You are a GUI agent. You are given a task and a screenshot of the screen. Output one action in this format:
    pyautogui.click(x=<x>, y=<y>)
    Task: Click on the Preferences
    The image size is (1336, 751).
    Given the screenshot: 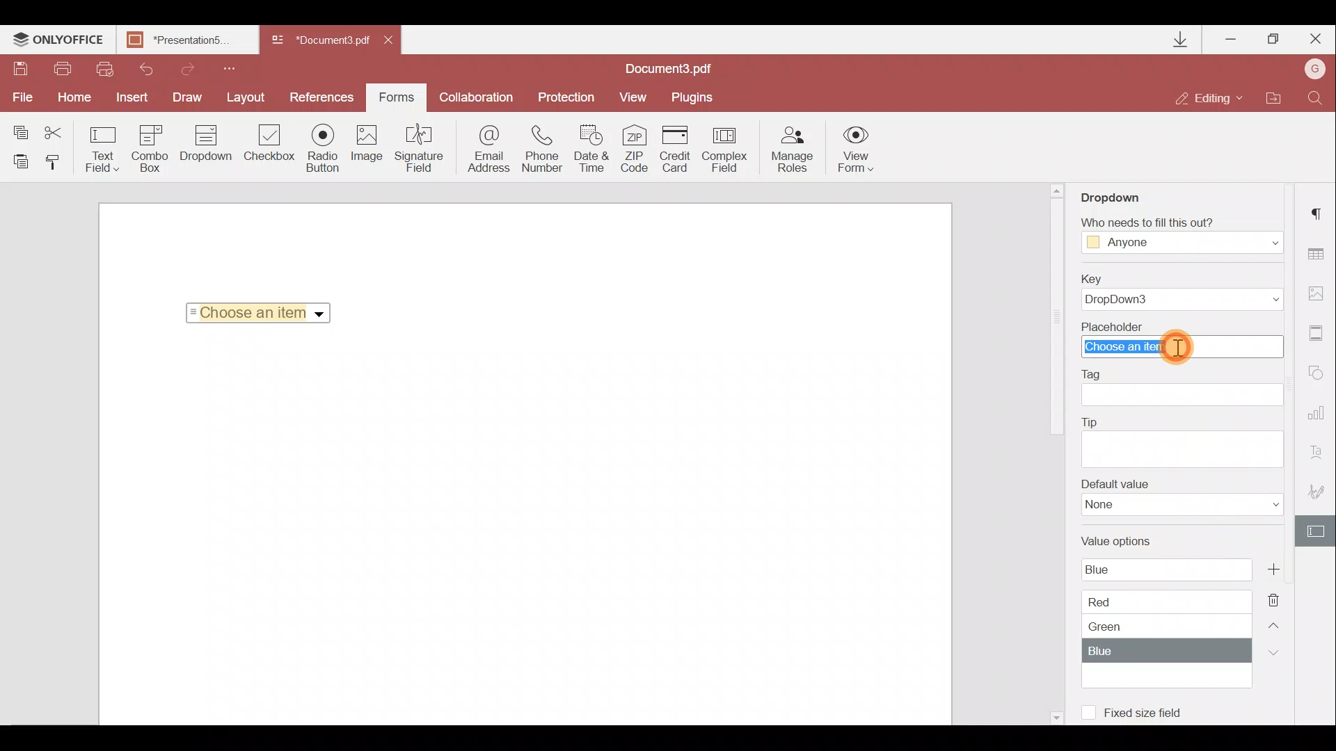 What is the action you would take?
    pyautogui.click(x=323, y=97)
    